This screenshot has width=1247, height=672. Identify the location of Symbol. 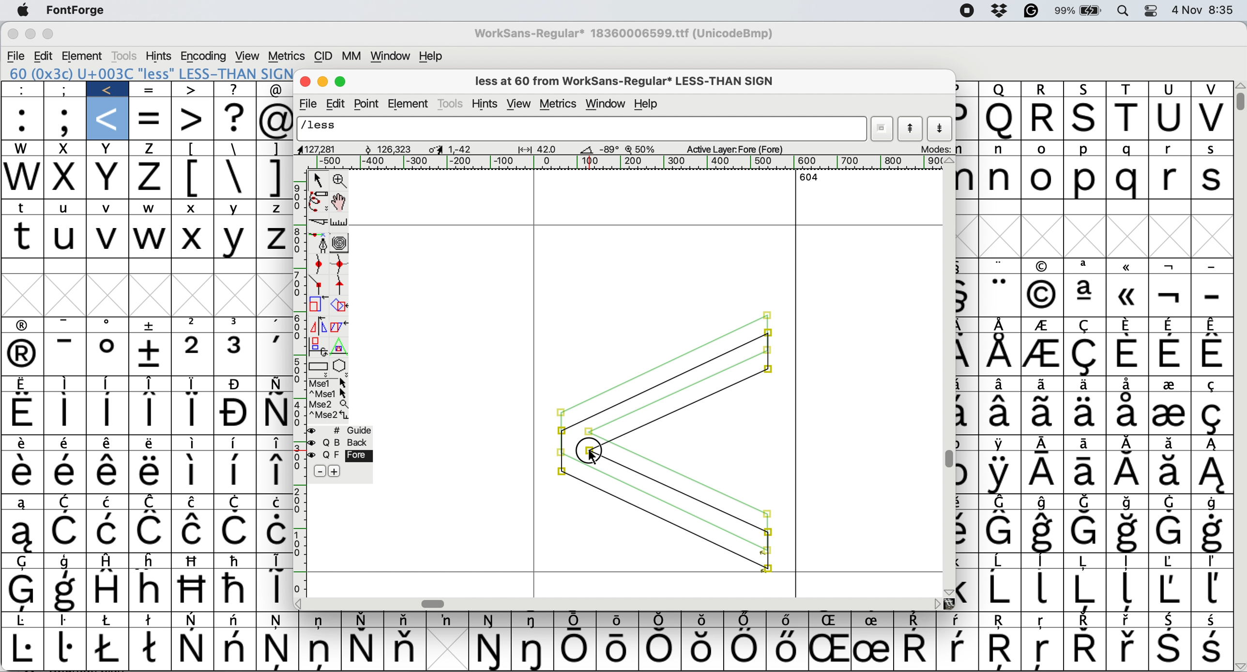
(490, 650).